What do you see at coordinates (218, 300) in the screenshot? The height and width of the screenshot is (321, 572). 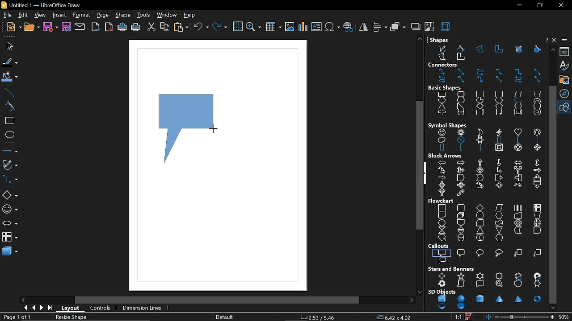 I see `horizontal scroll bar` at bounding box center [218, 300].